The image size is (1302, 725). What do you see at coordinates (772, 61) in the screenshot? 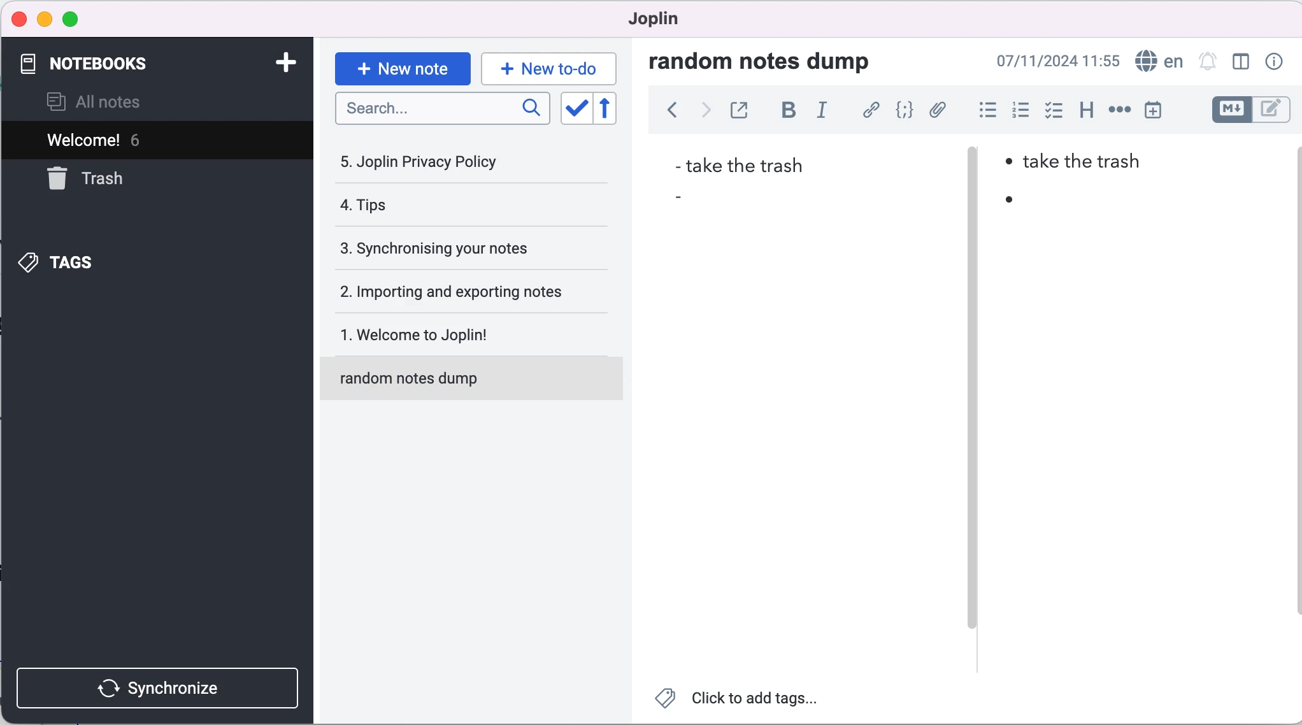
I see `random notes dump` at bounding box center [772, 61].